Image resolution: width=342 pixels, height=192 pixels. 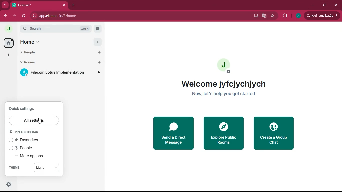 What do you see at coordinates (5, 5) in the screenshot?
I see `more` at bounding box center [5, 5].